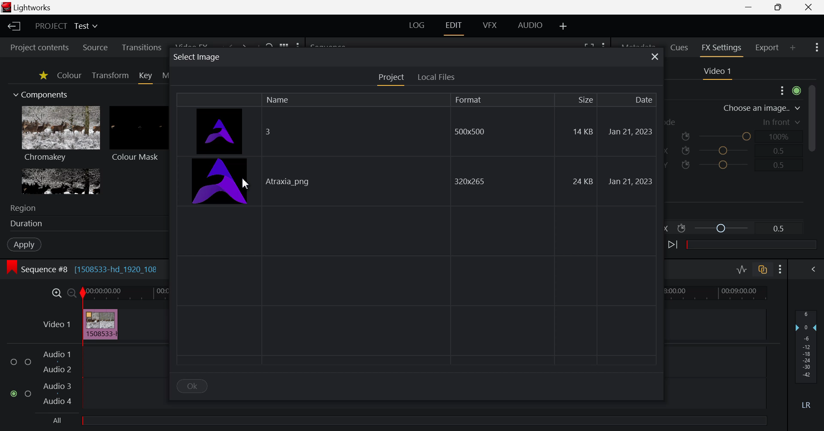 Image resolution: width=824 pixels, height=431 pixels. What do you see at coordinates (23, 245) in the screenshot?
I see `Apply` at bounding box center [23, 245].